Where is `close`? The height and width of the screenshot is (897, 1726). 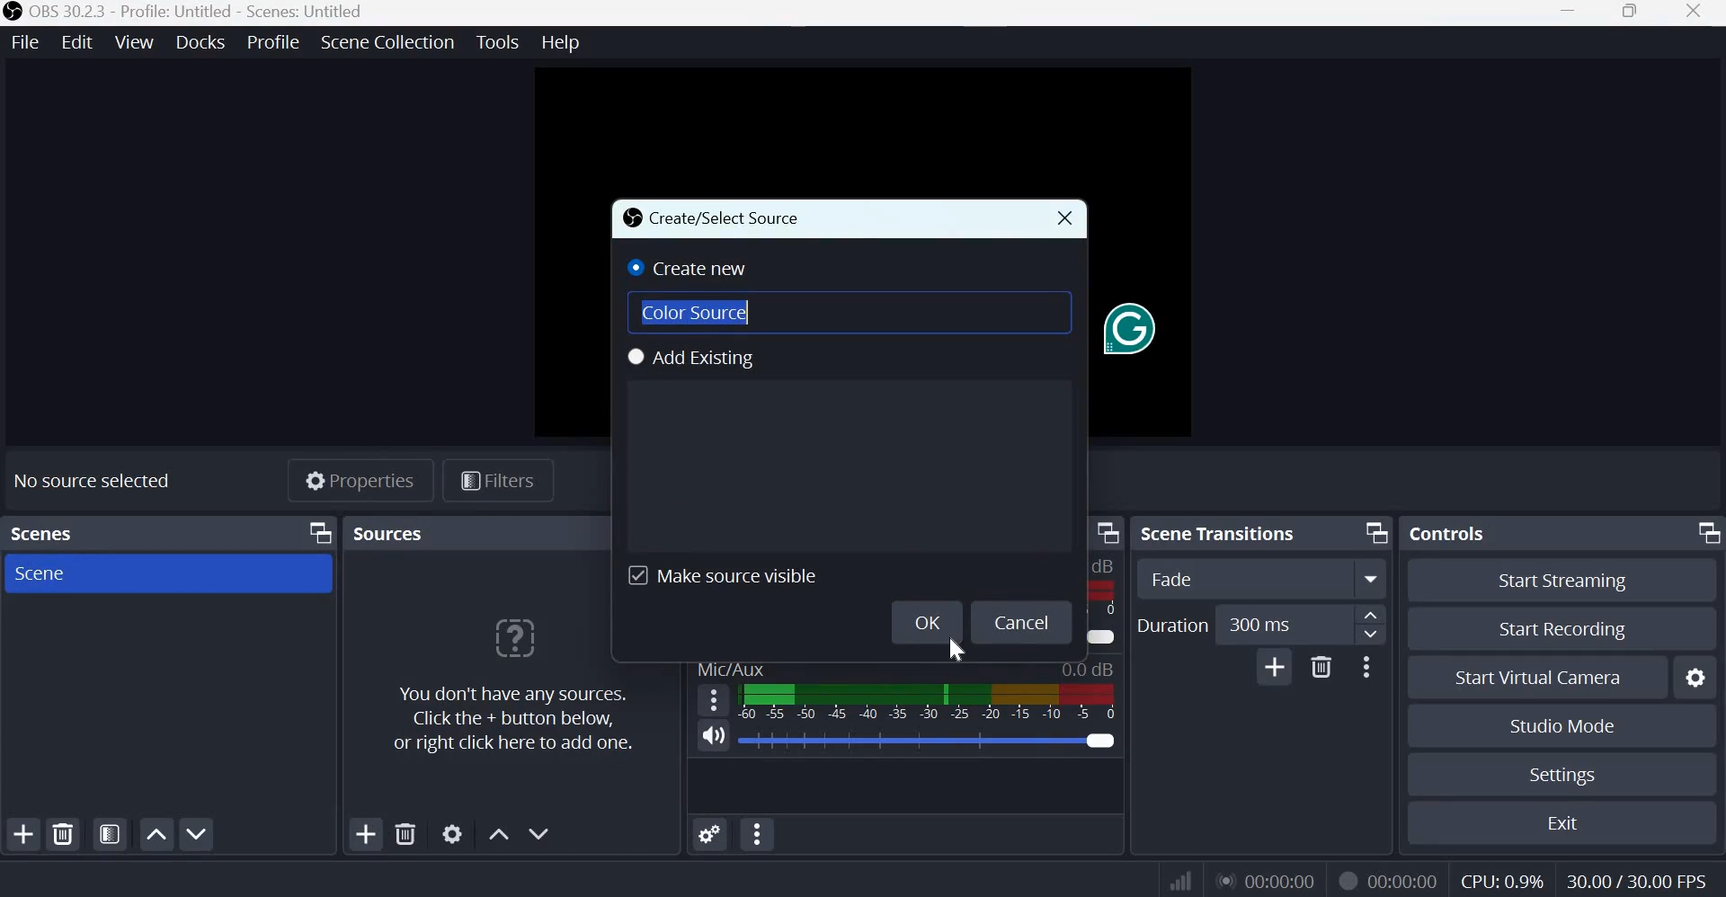 close is located at coordinates (1065, 218).